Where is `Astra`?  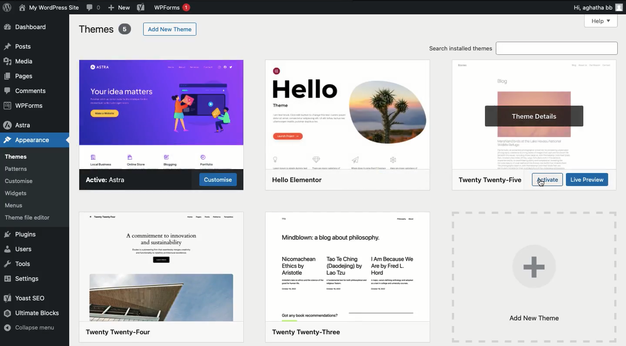
Astra is located at coordinates (160, 114).